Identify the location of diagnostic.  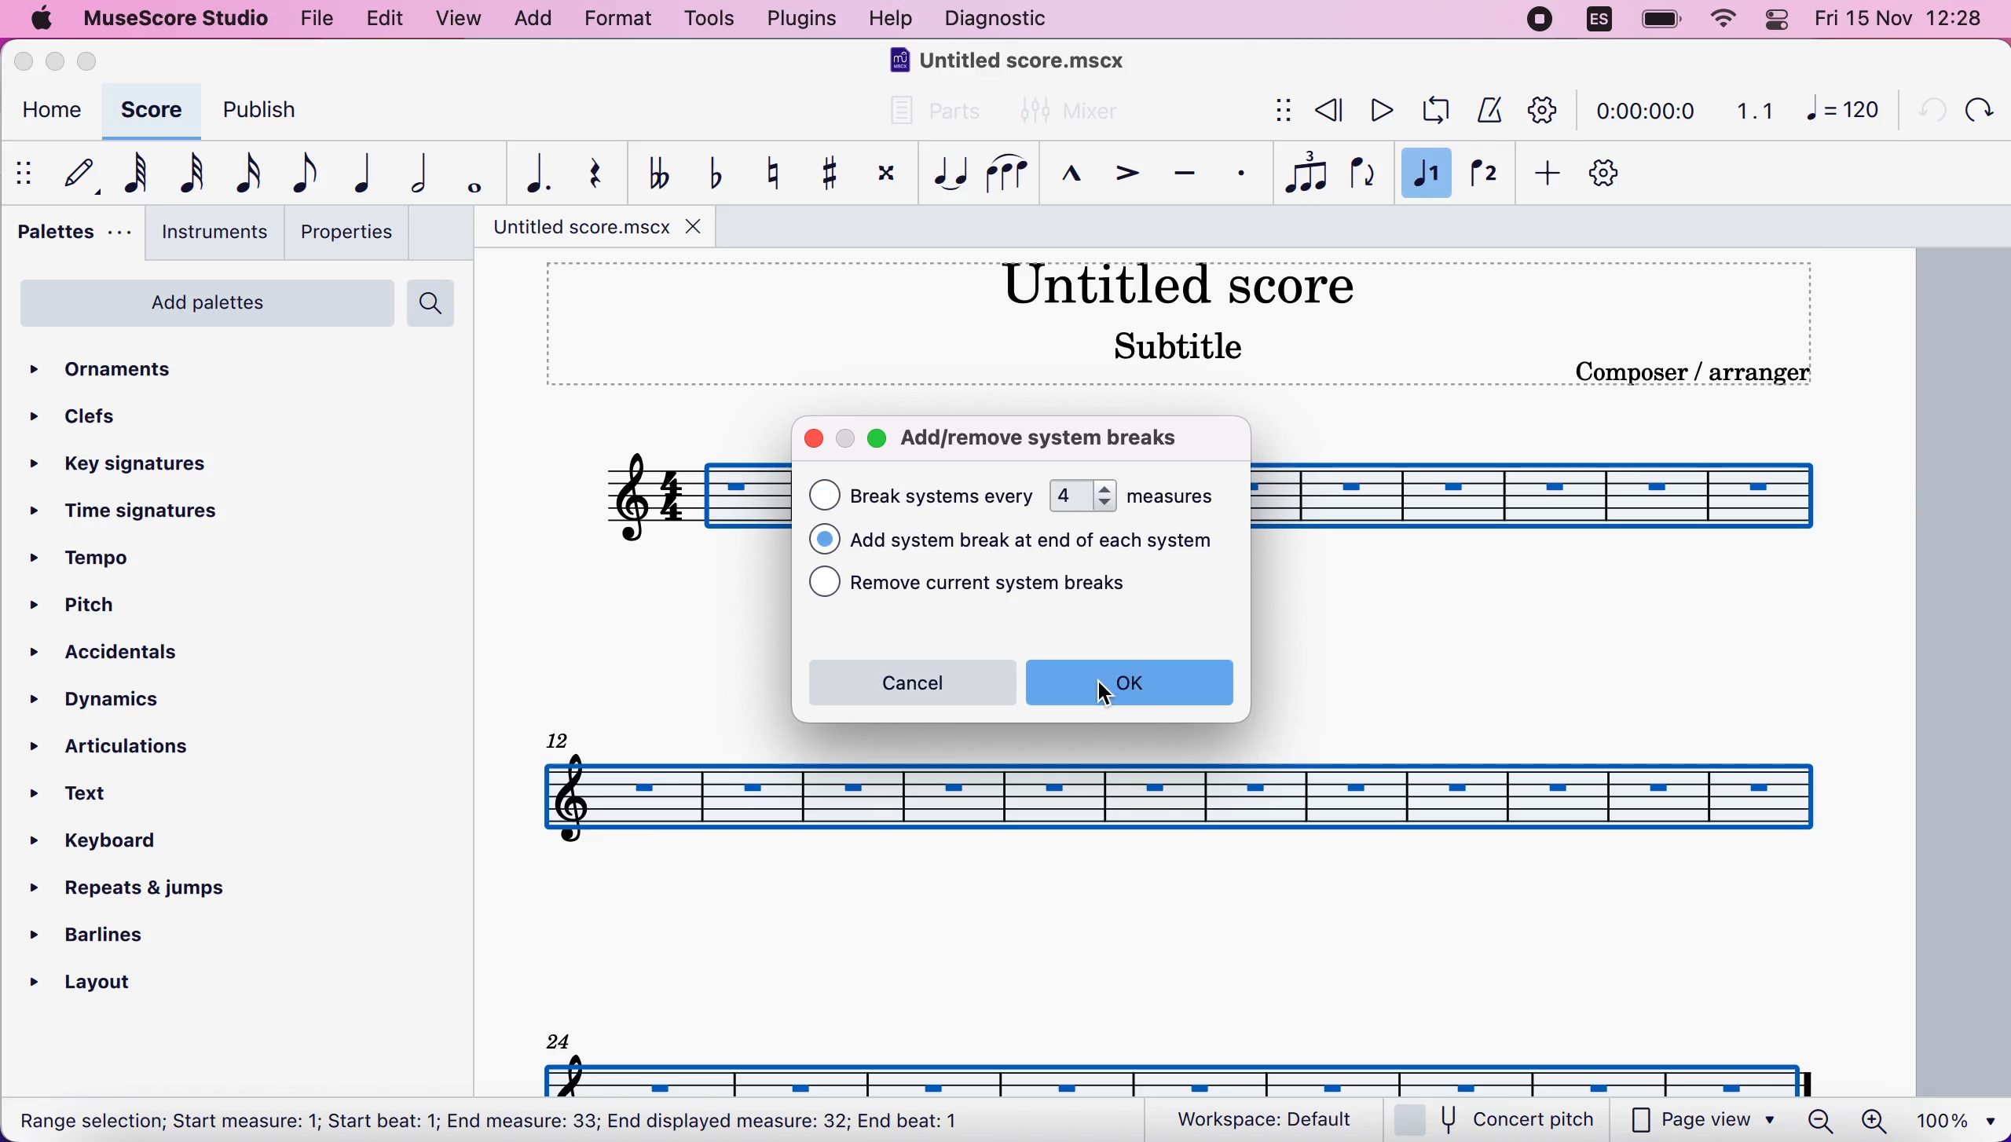
(1002, 20).